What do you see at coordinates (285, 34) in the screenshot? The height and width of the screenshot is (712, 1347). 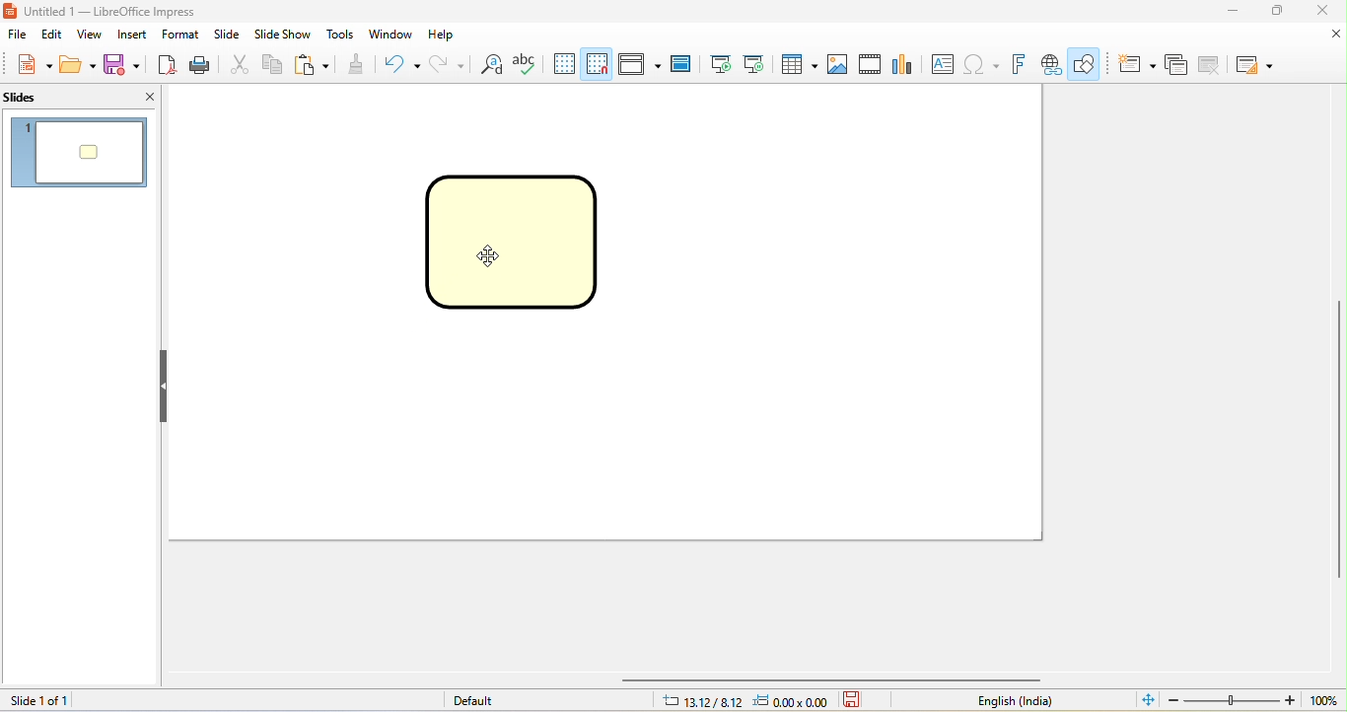 I see `slide show` at bounding box center [285, 34].